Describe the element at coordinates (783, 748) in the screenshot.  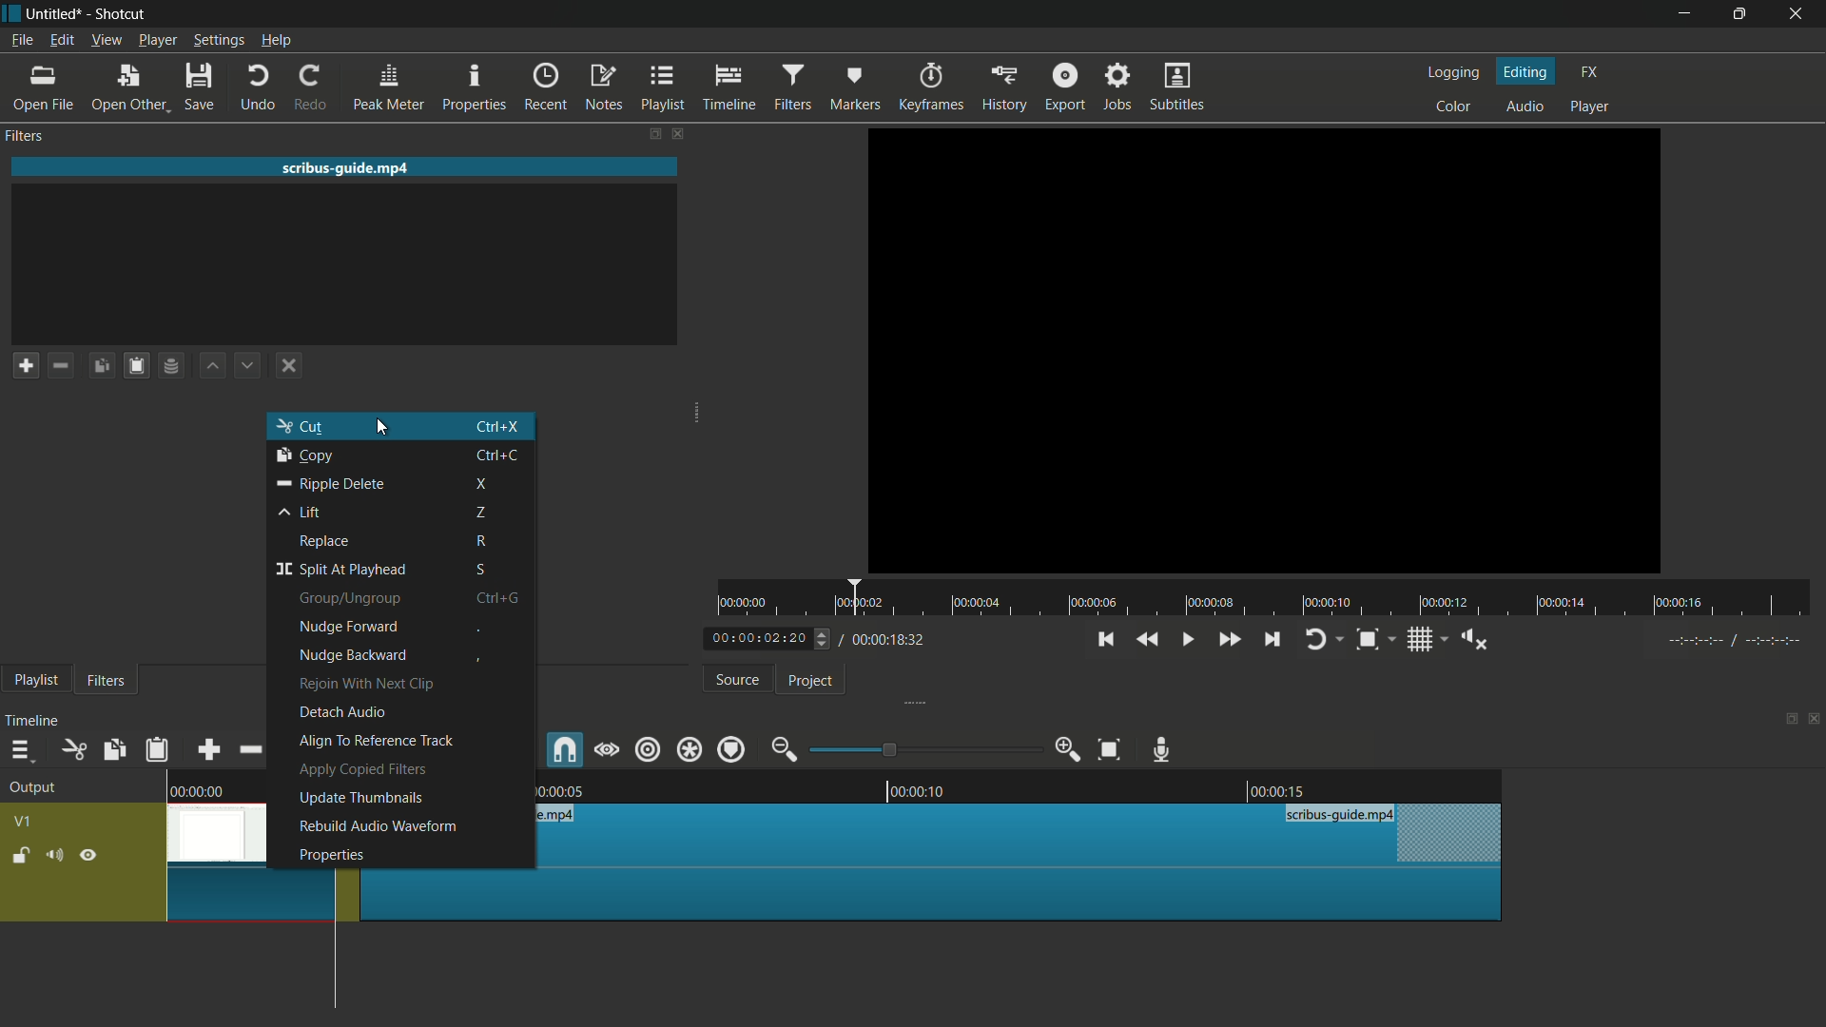
I see `zoom out` at that location.